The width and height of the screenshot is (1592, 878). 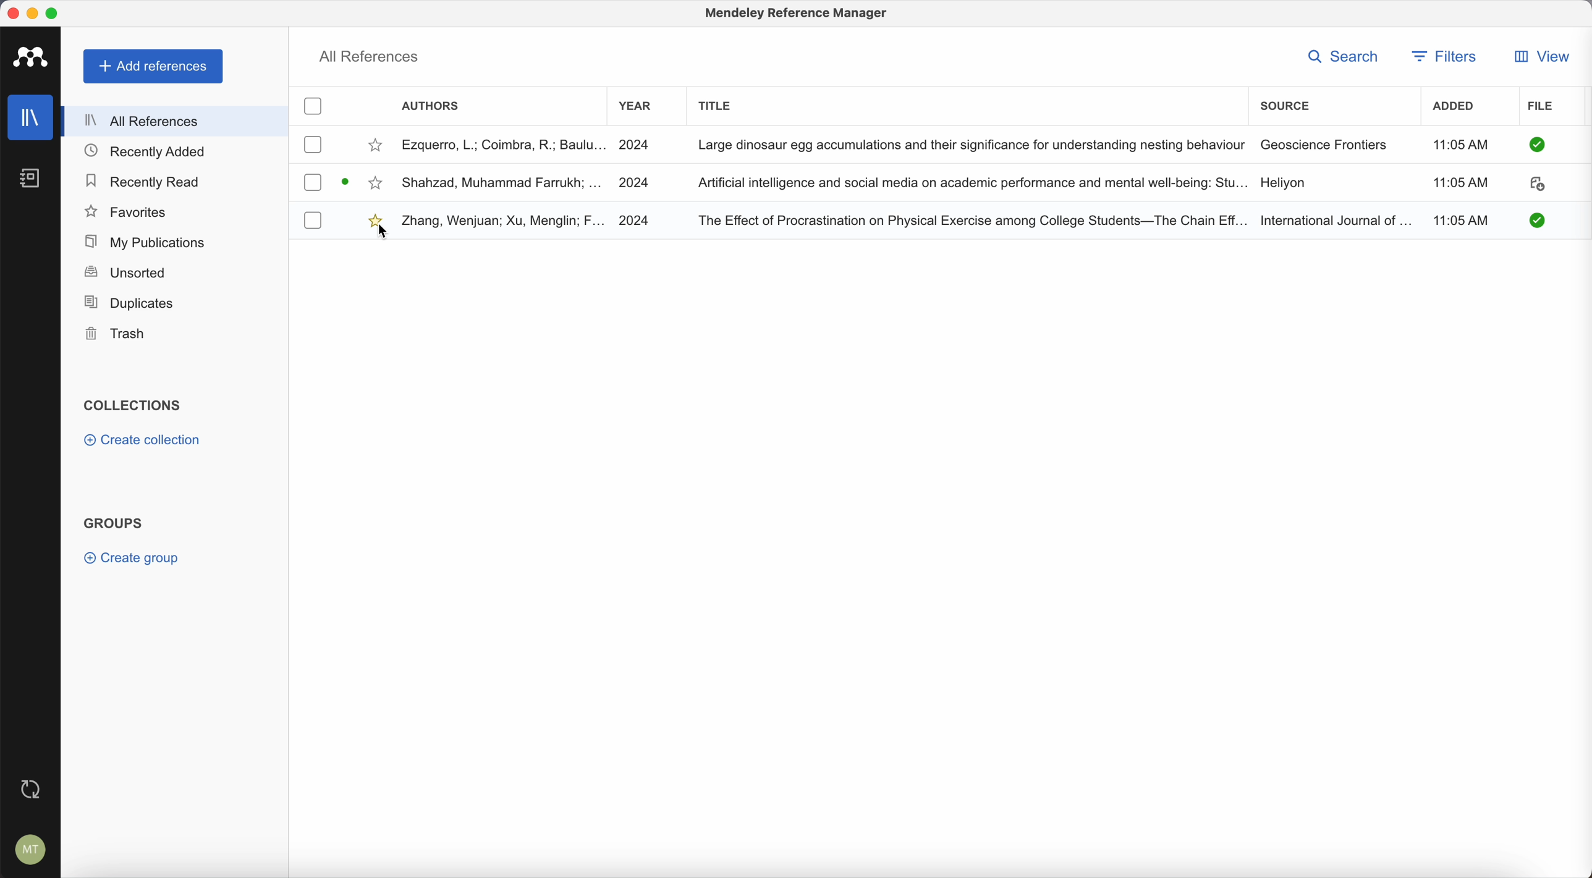 I want to click on Zhang, Wenjuan; Xu, Menglin; F..., so click(x=504, y=222).